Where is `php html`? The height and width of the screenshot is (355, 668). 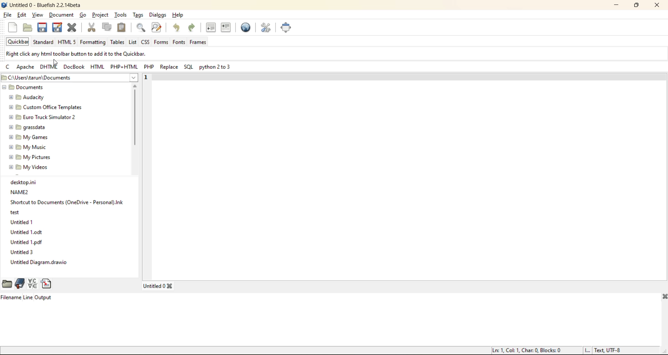
php html is located at coordinates (125, 67).